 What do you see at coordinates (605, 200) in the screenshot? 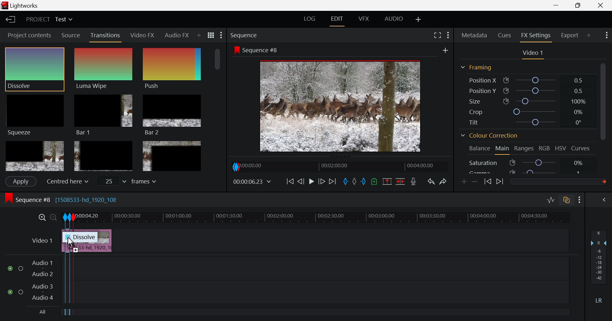
I see `View Audio Mix` at bounding box center [605, 200].